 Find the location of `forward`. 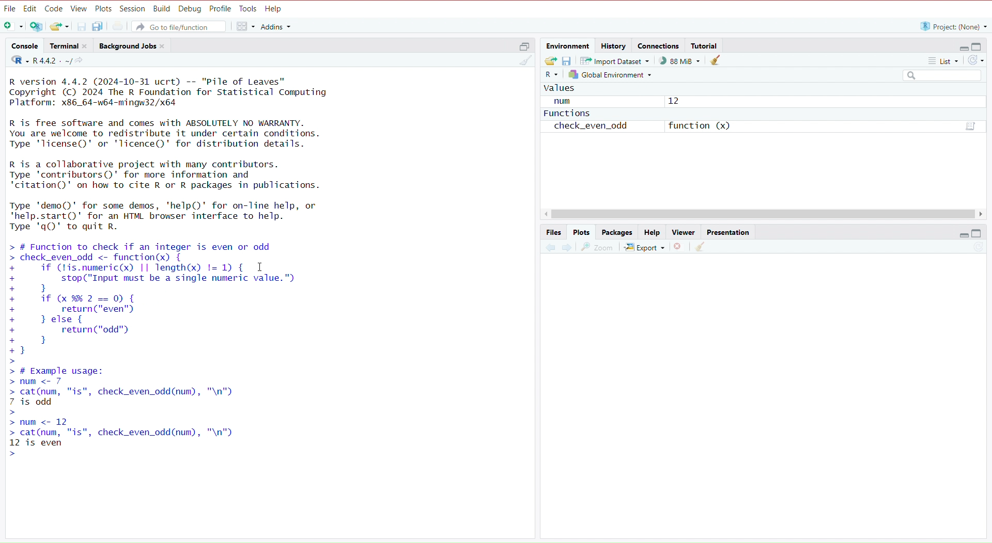

forward is located at coordinates (567, 249).